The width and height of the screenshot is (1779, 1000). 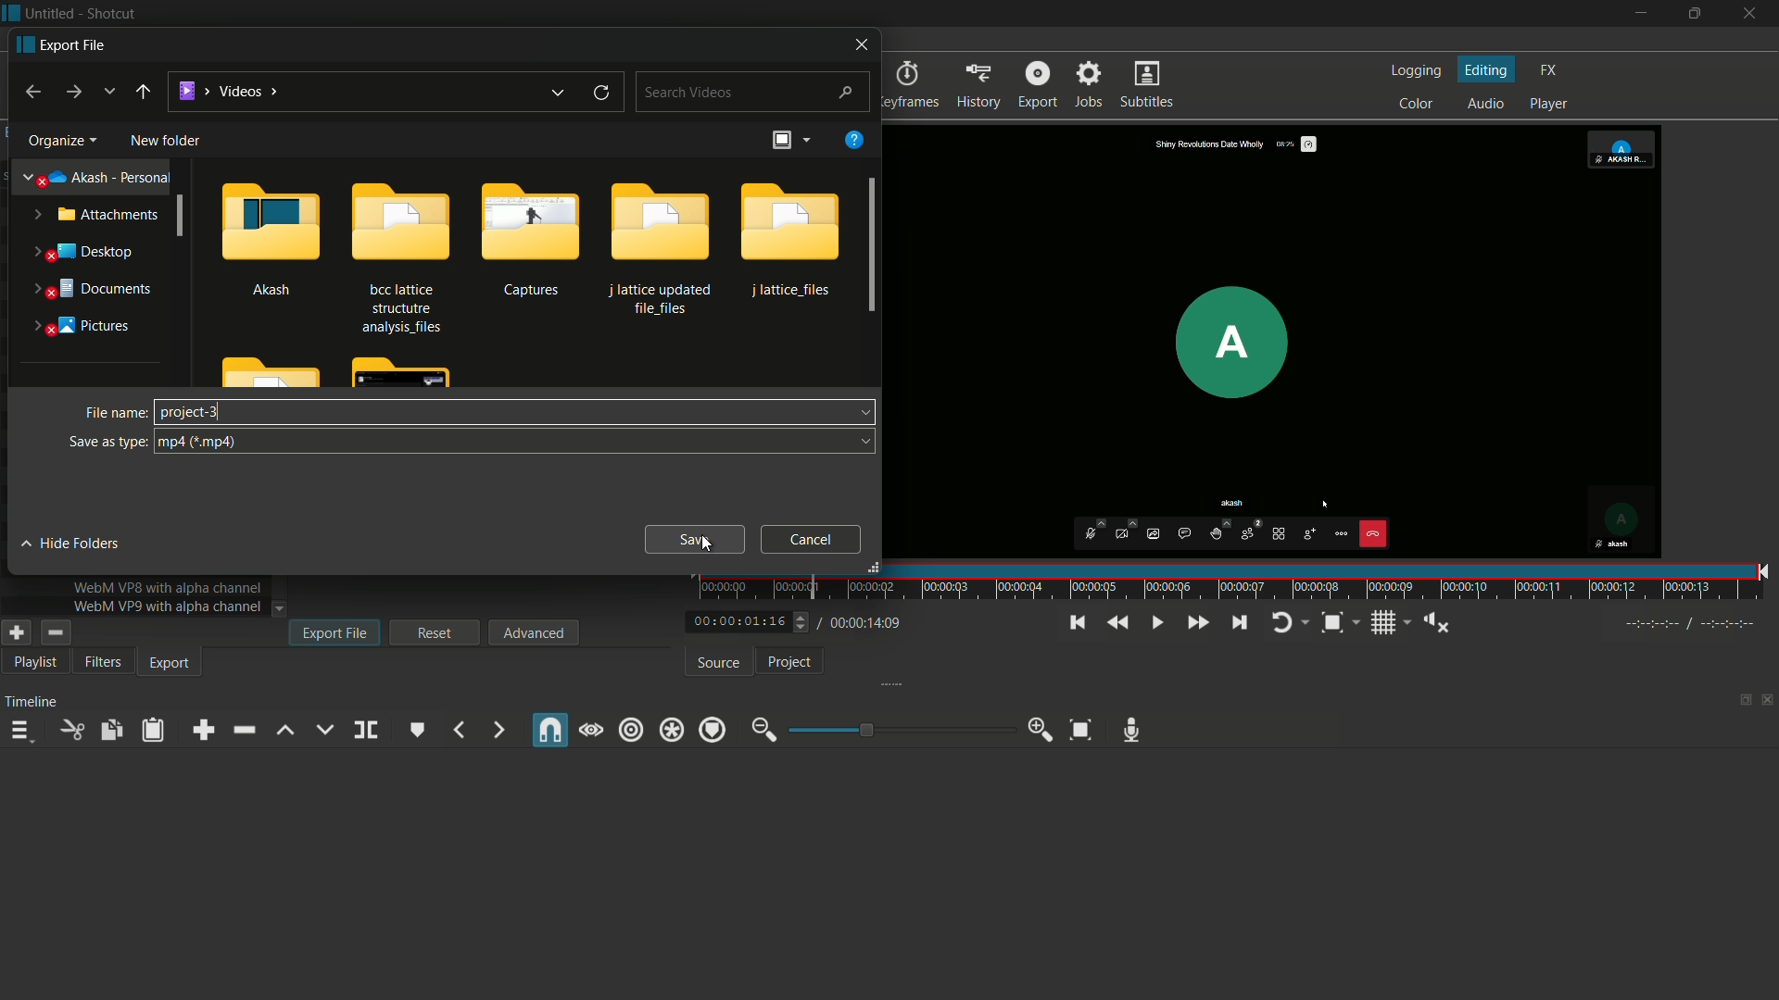 I want to click on record audio, so click(x=1130, y=731).